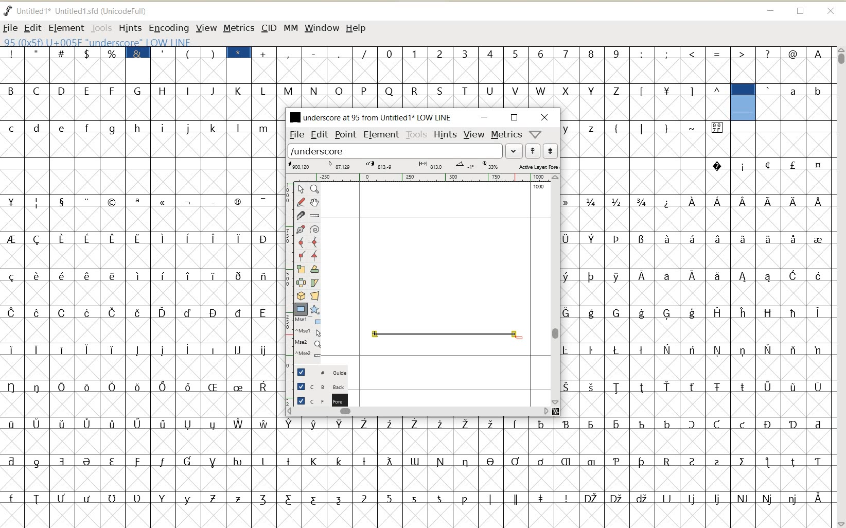  What do you see at coordinates (318, 399) in the screenshot?
I see `FOREGROUND` at bounding box center [318, 399].